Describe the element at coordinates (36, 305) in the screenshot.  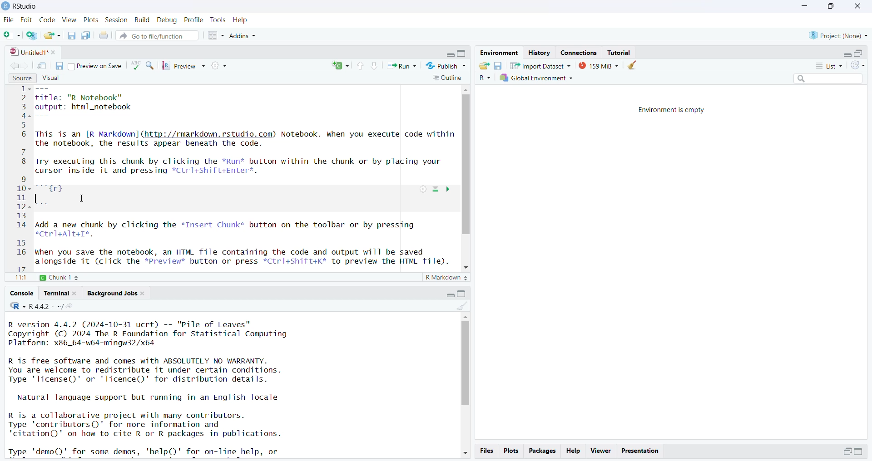
I see `R.4.4.2` at that location.